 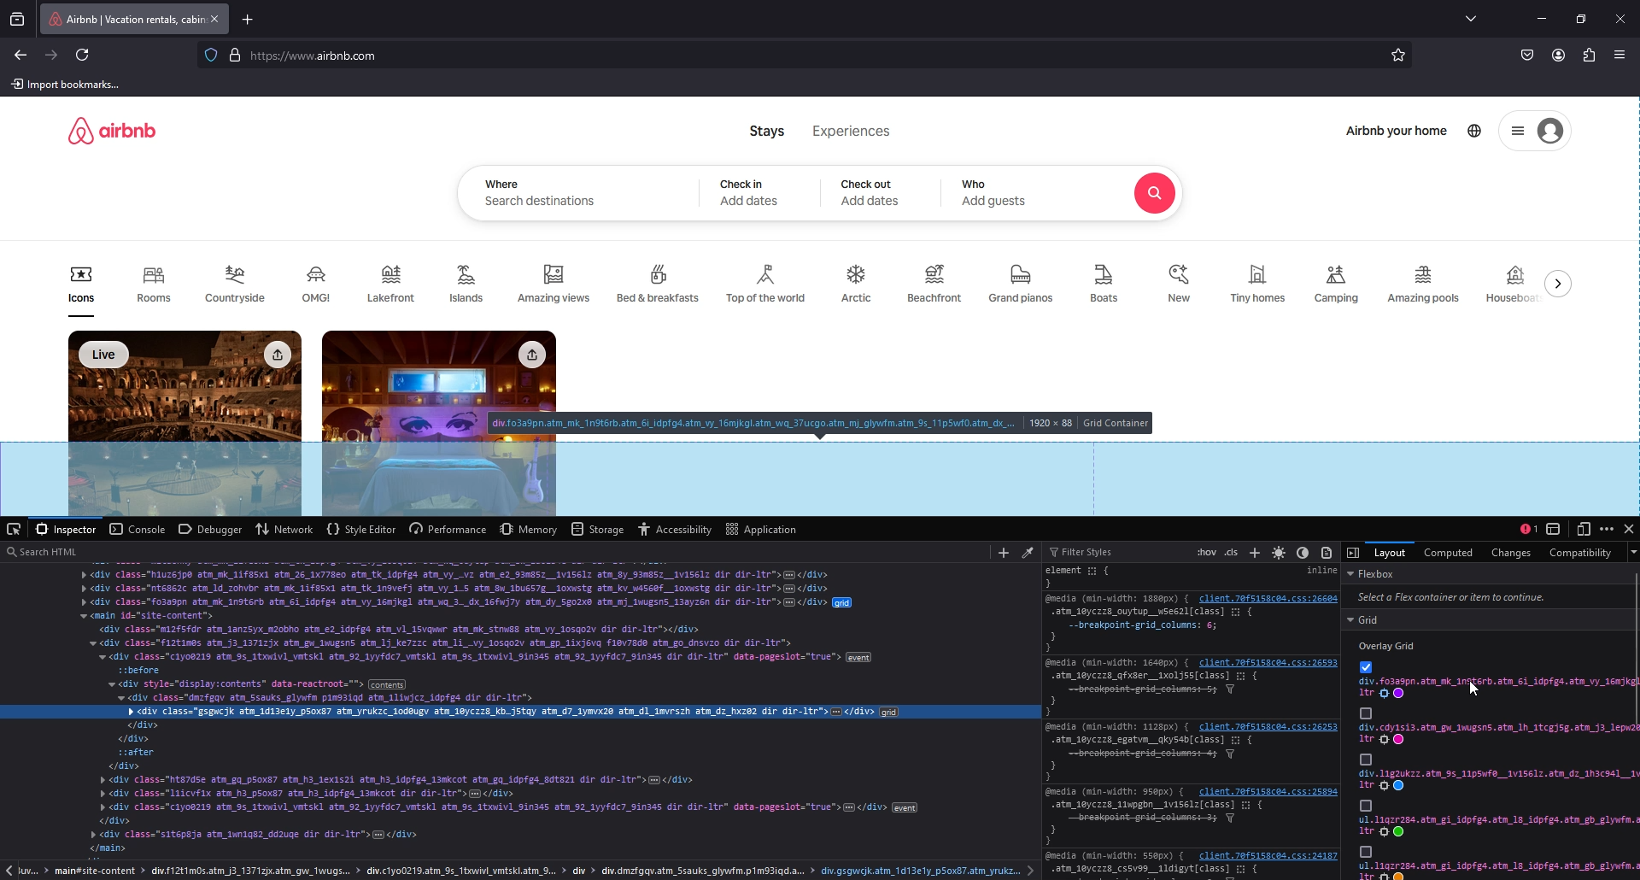 What do you see at coordinates (1622, 55) in the screenshot?
I see `application menu` at bounding box center [1622, 55].